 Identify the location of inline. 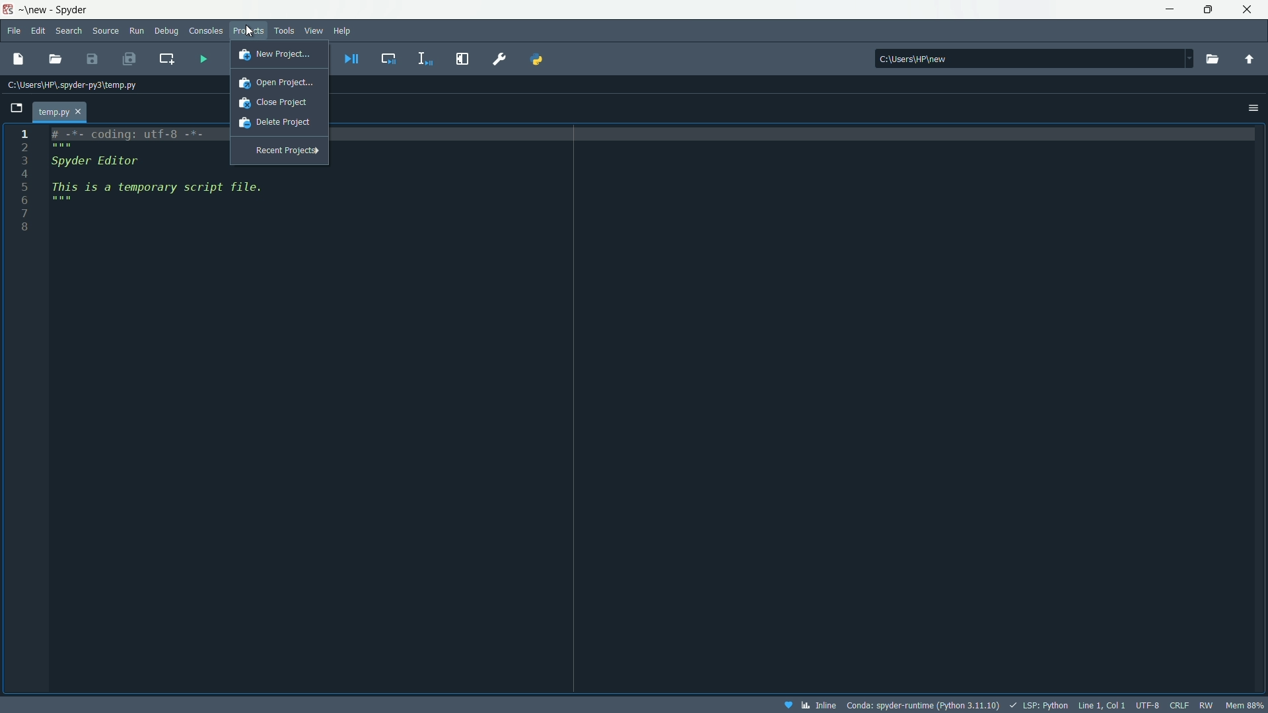
(807, 704).